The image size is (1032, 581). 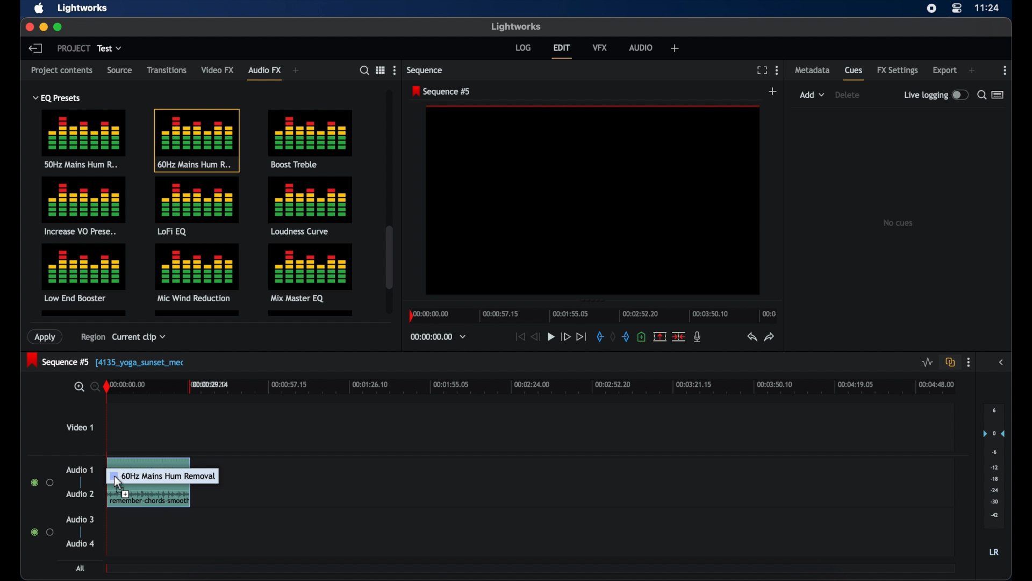 What do you see at coordinates (47, 337) in the screenshot?
I see `apply` at bounding box center [47, 337].